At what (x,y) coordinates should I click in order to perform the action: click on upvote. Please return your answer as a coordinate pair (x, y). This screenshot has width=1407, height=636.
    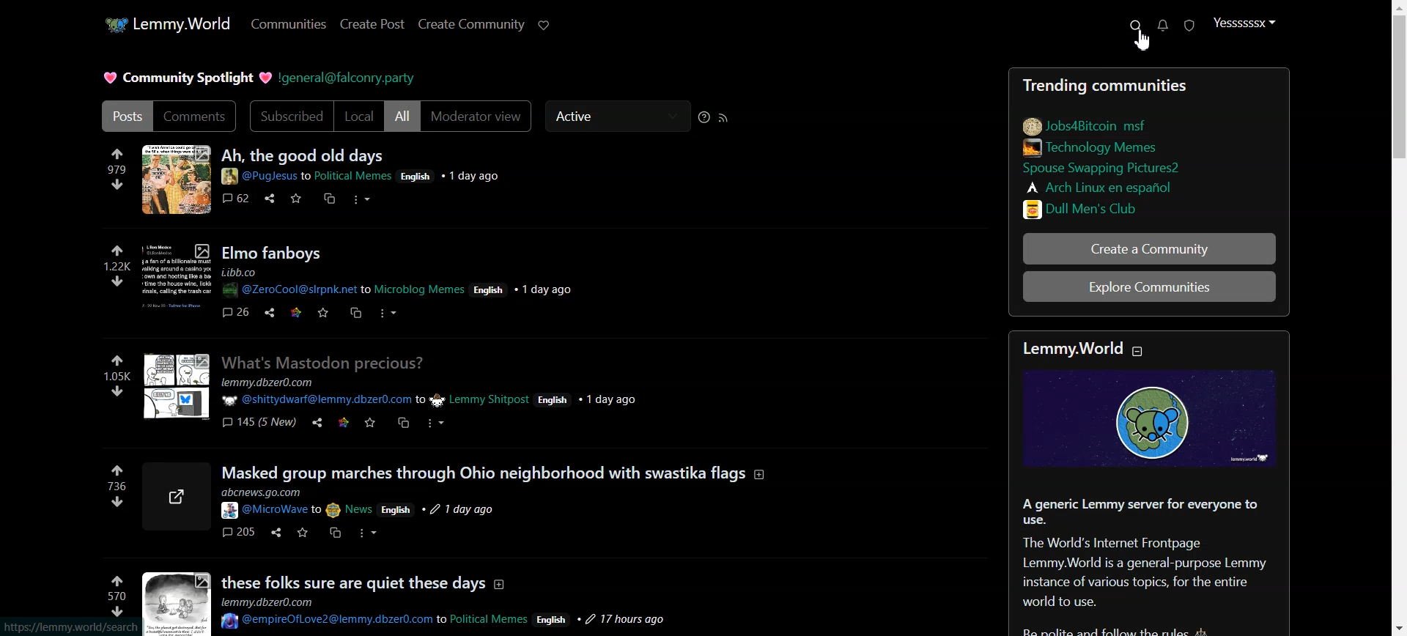
    Looking at the image, I should click on (114, 470).